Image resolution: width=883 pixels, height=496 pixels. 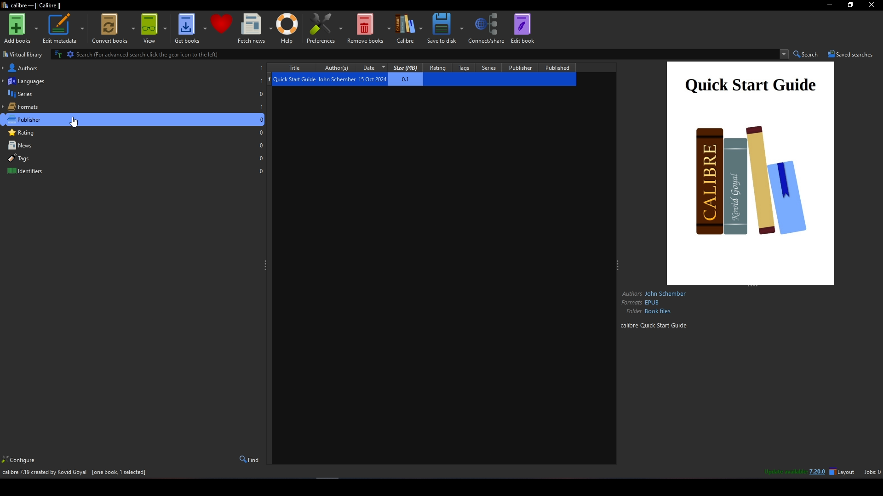 I want to click on Books panel, so click(x=441, y=276).